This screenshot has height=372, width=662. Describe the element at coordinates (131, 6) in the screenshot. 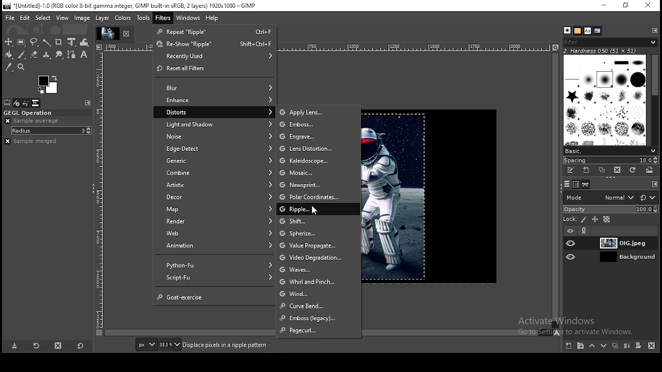

I see `icon and file name` at that location.